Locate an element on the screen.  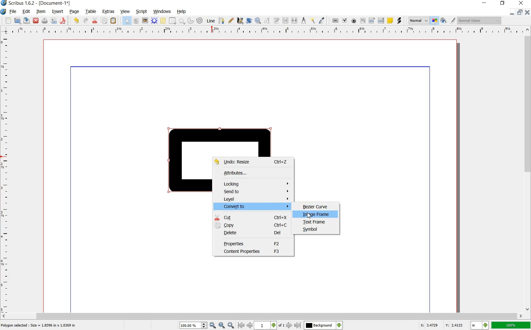
minimize is located at coordinates (485, 3).